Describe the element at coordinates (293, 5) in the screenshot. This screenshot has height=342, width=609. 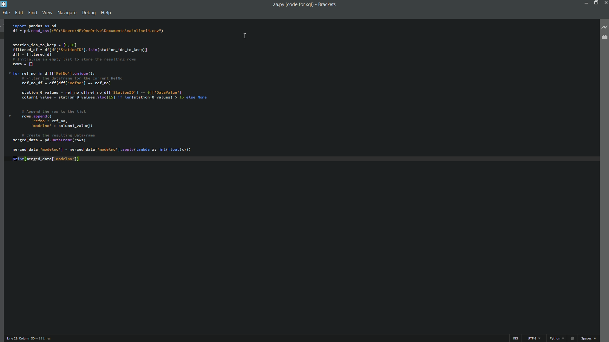
I see `file name` at that location.